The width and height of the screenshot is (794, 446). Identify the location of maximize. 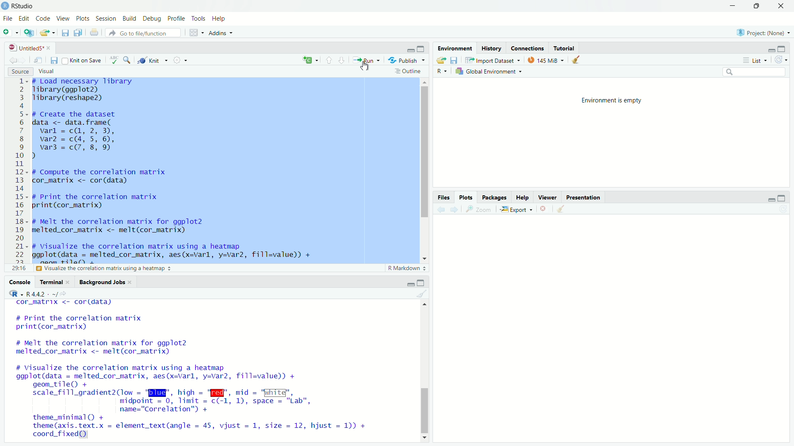
(422, 283).